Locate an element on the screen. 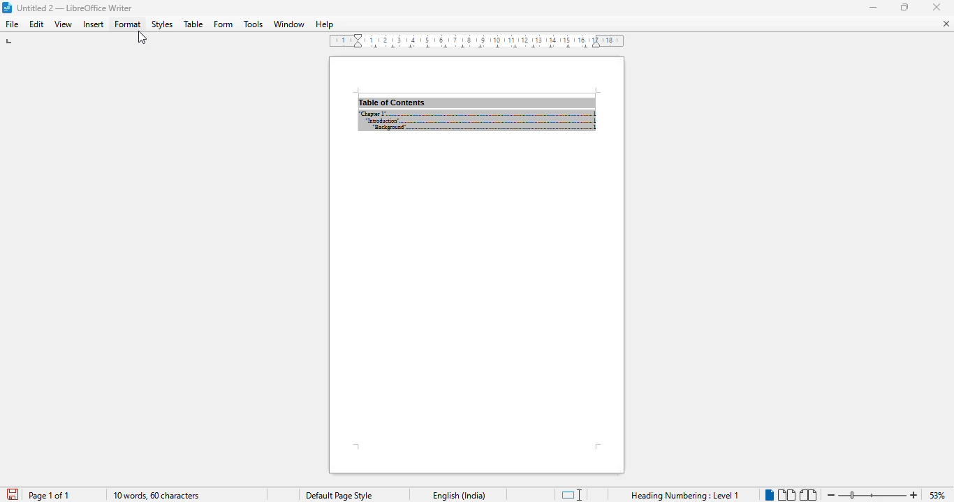 The height and width of the screenshot is (502, 954). document is located at coordinates (477, 266).